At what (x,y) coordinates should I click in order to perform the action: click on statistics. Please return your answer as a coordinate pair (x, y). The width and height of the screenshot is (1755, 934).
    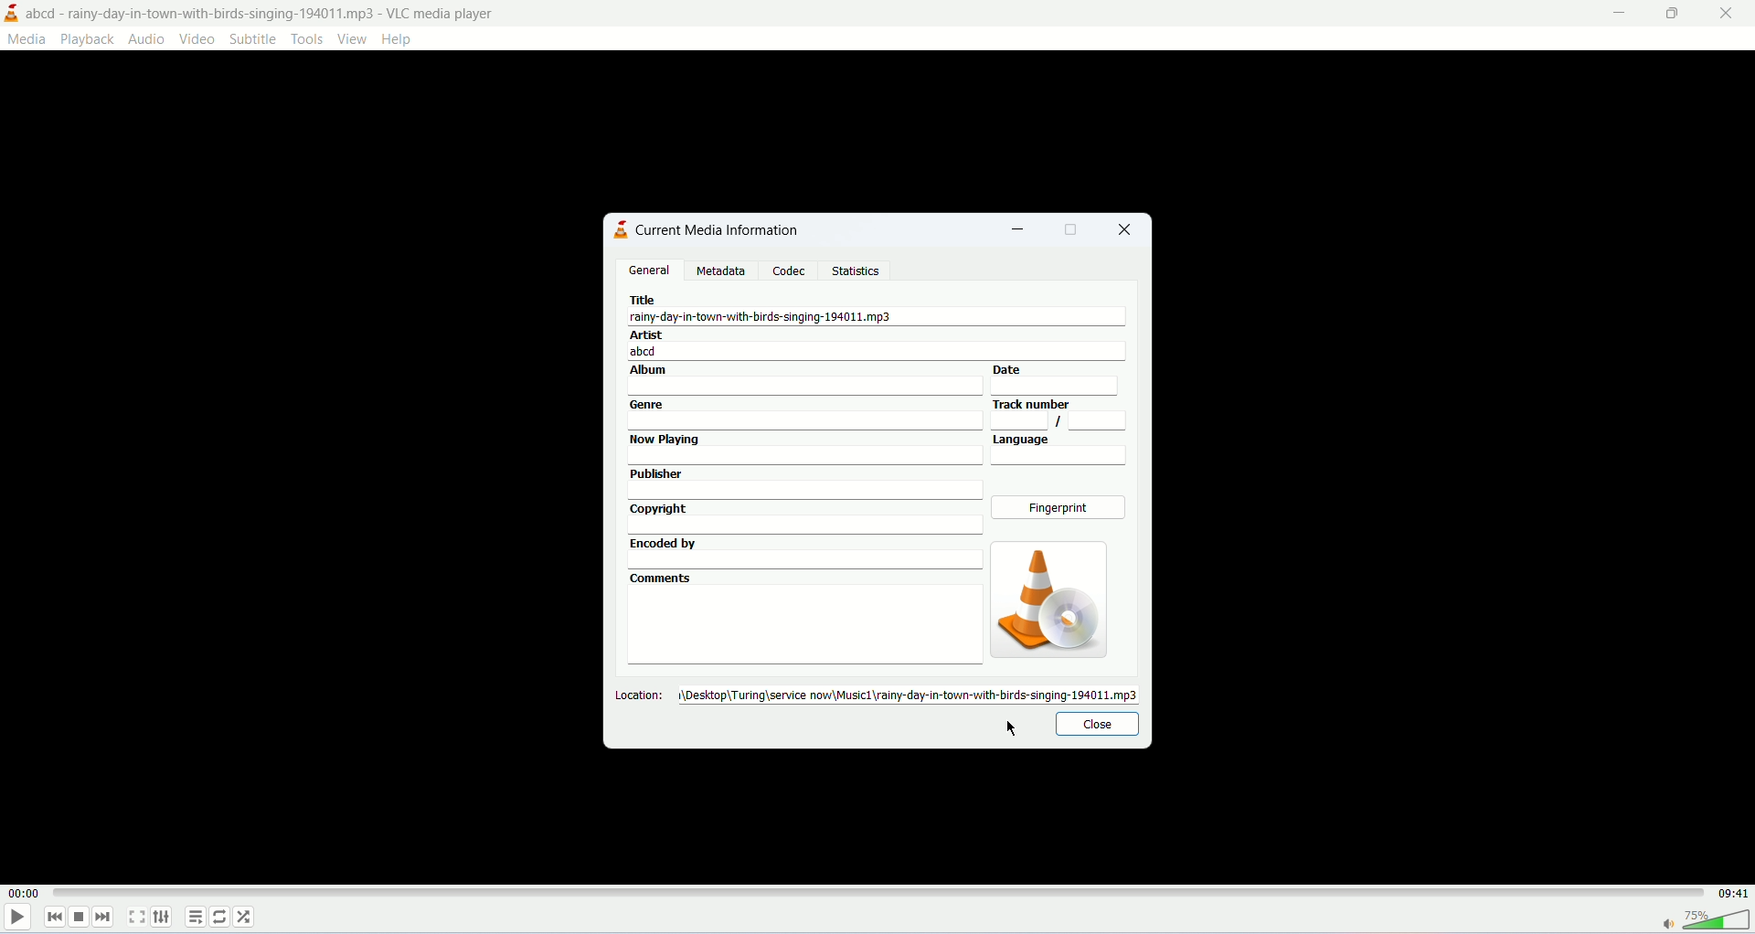
    Looking at the image, I should click on (856, 270).